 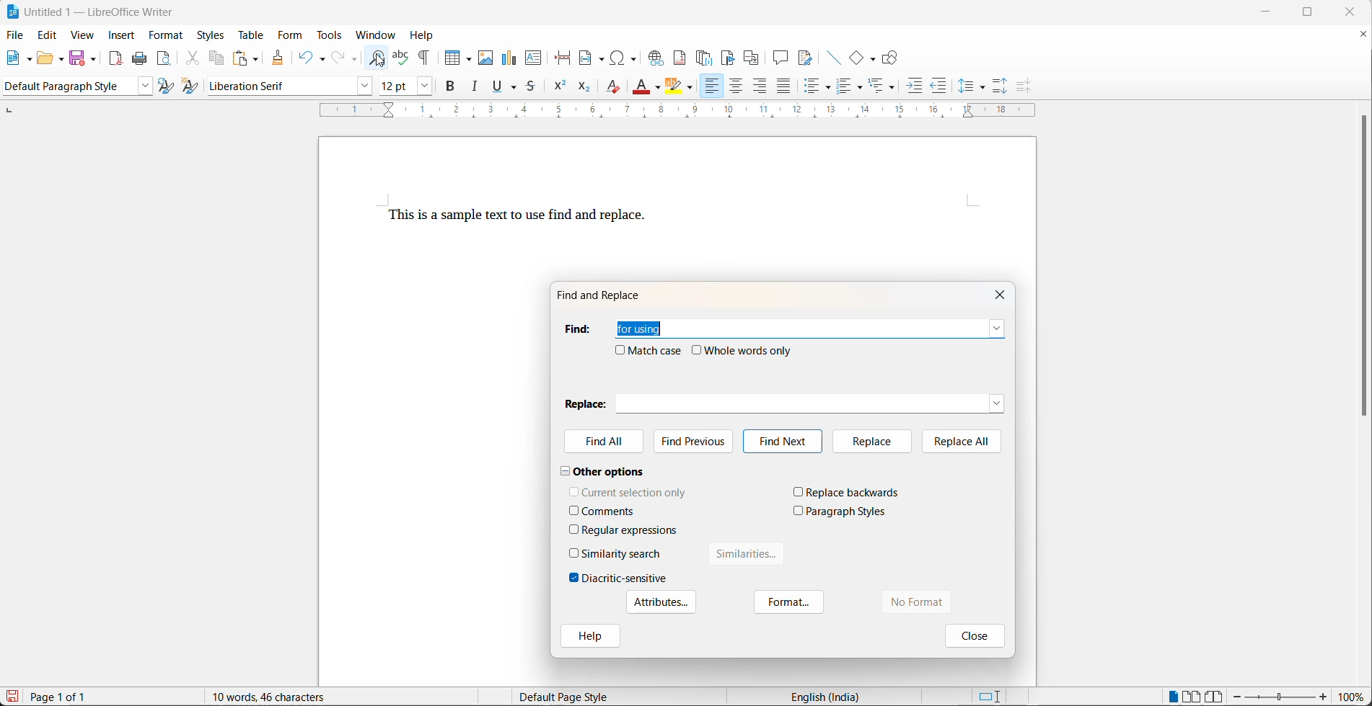 What do you see at coordinates (574, 578) in the screenshot?
I see `checkbox` at bounding box center [574, 578].